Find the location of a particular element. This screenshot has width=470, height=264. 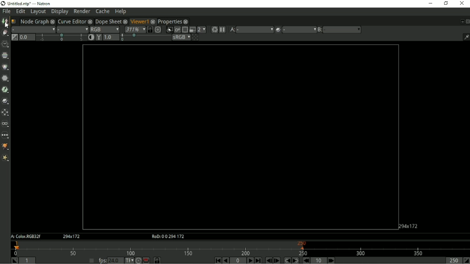

Checkerboard is located at coordinates (195, 37).